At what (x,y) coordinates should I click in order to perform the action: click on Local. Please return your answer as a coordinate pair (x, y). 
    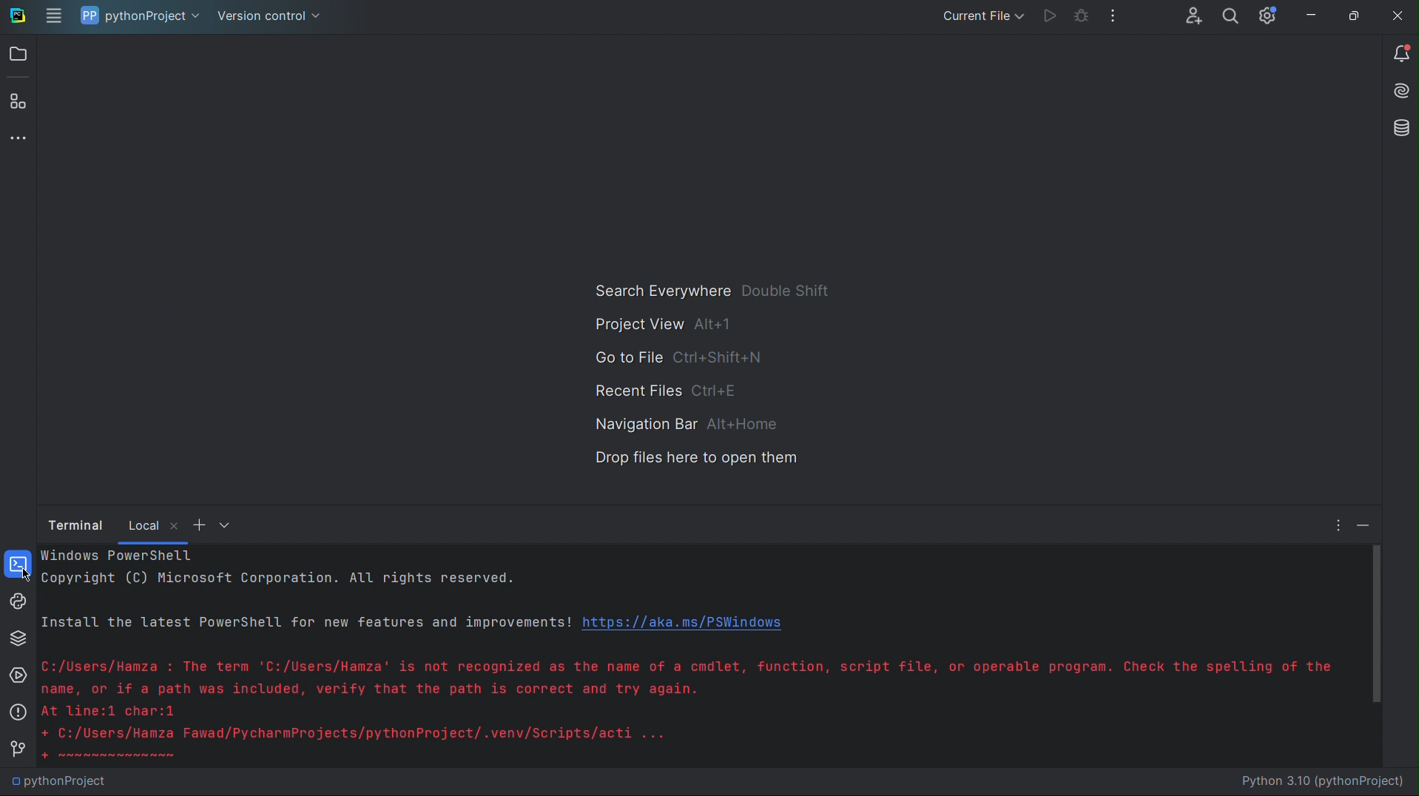
    Looking at the image, I should click on (152, 524).